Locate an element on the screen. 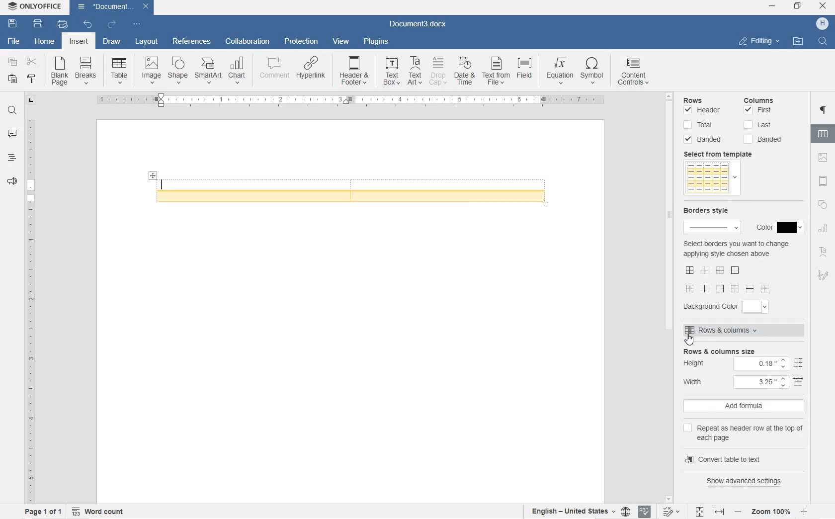 This screenshot has height=519, width=835. First is located at coordinates (759, 111).